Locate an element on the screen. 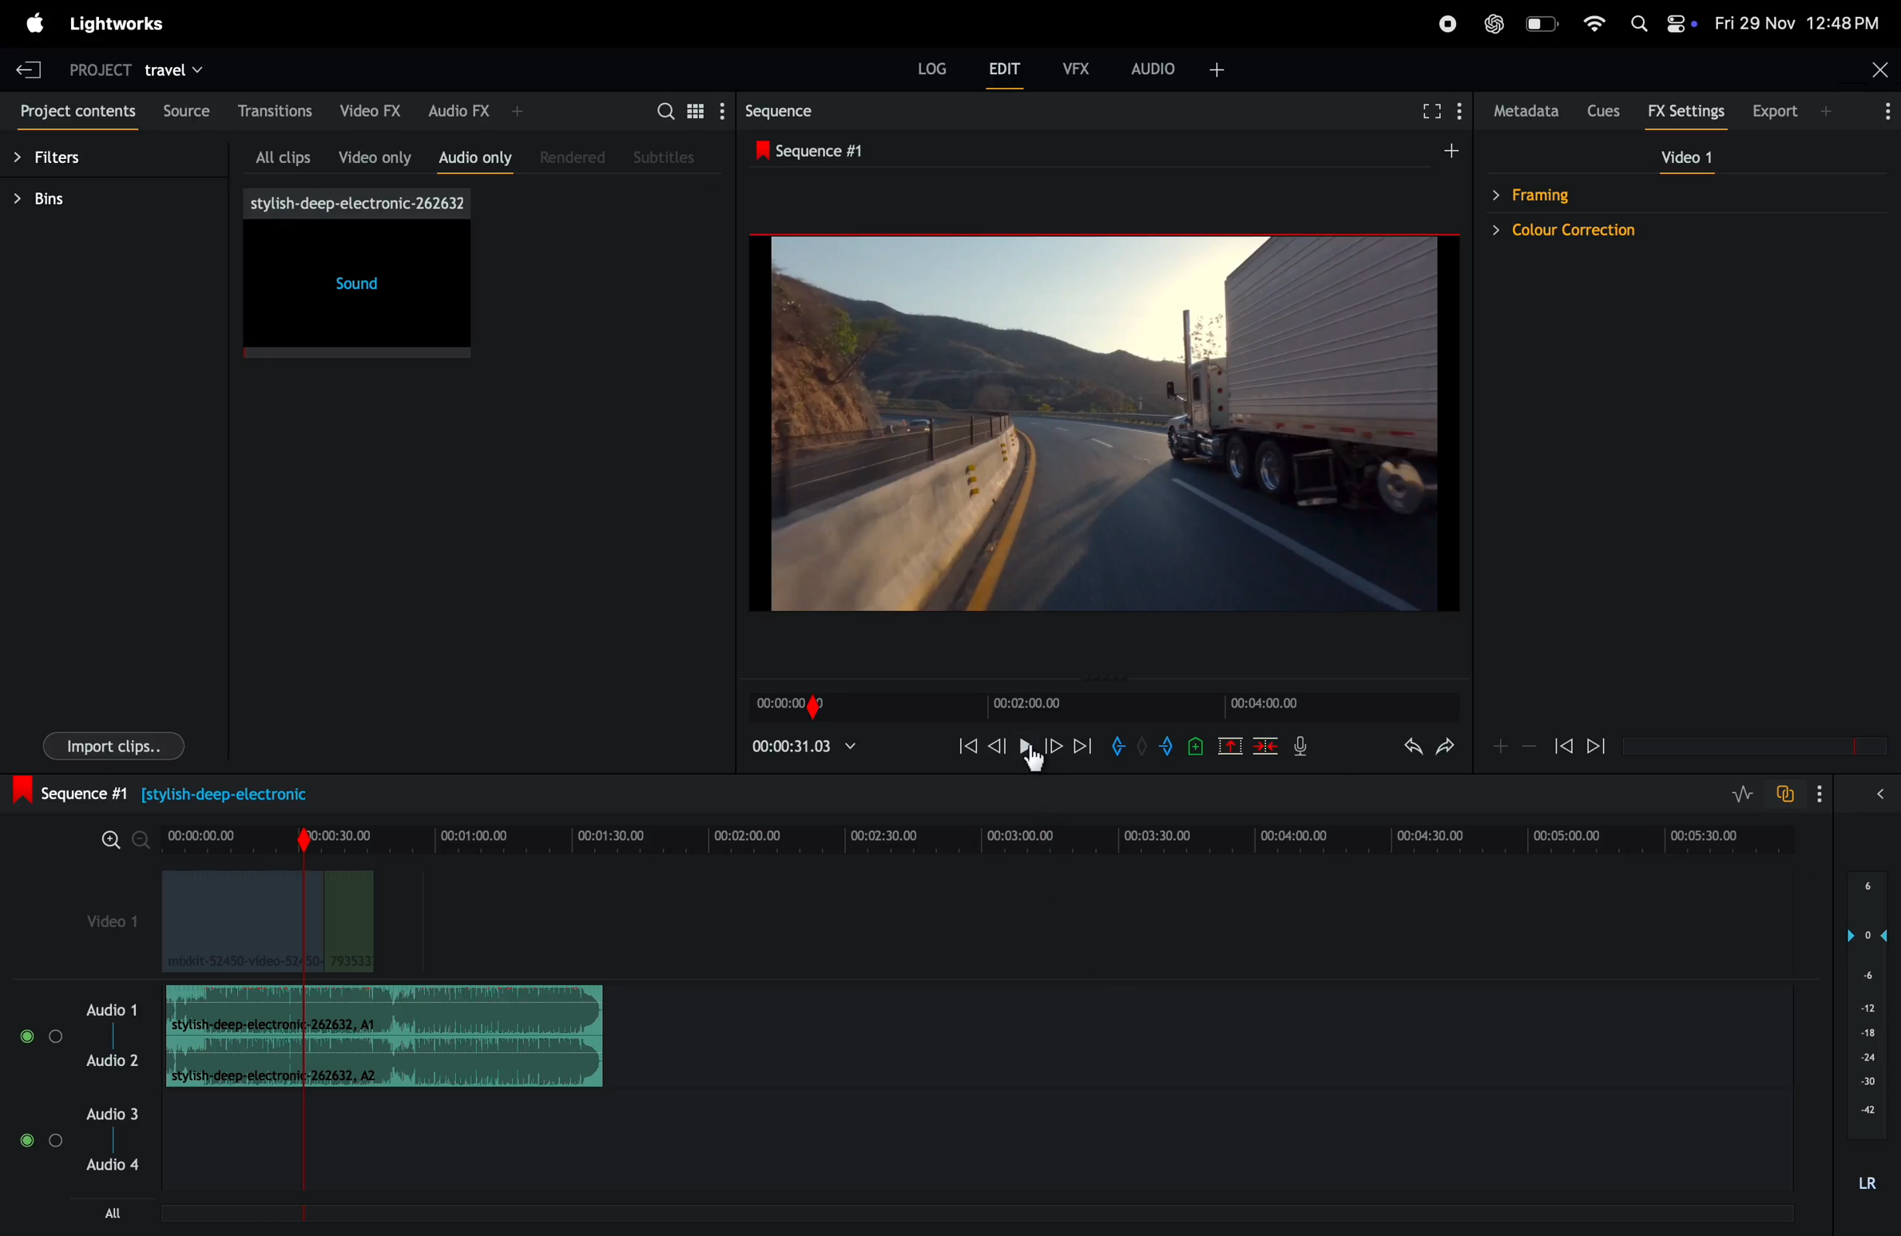  show menu is located at coordinates (1461, 109).